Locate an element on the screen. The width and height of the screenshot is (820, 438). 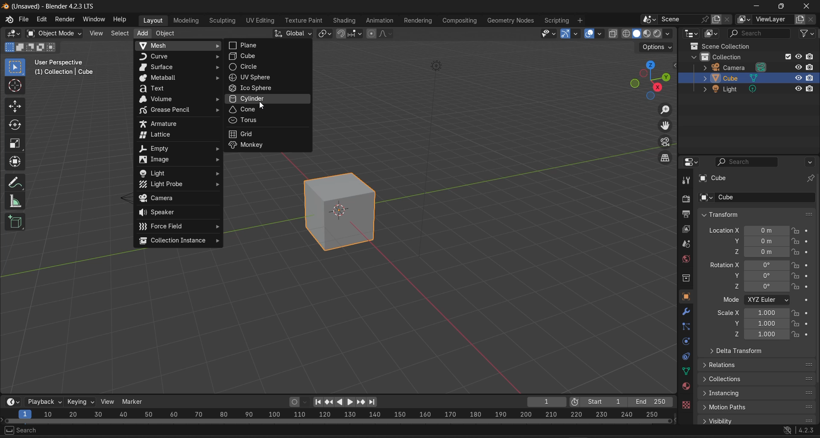
animate property is located at coordinates (808, 241).